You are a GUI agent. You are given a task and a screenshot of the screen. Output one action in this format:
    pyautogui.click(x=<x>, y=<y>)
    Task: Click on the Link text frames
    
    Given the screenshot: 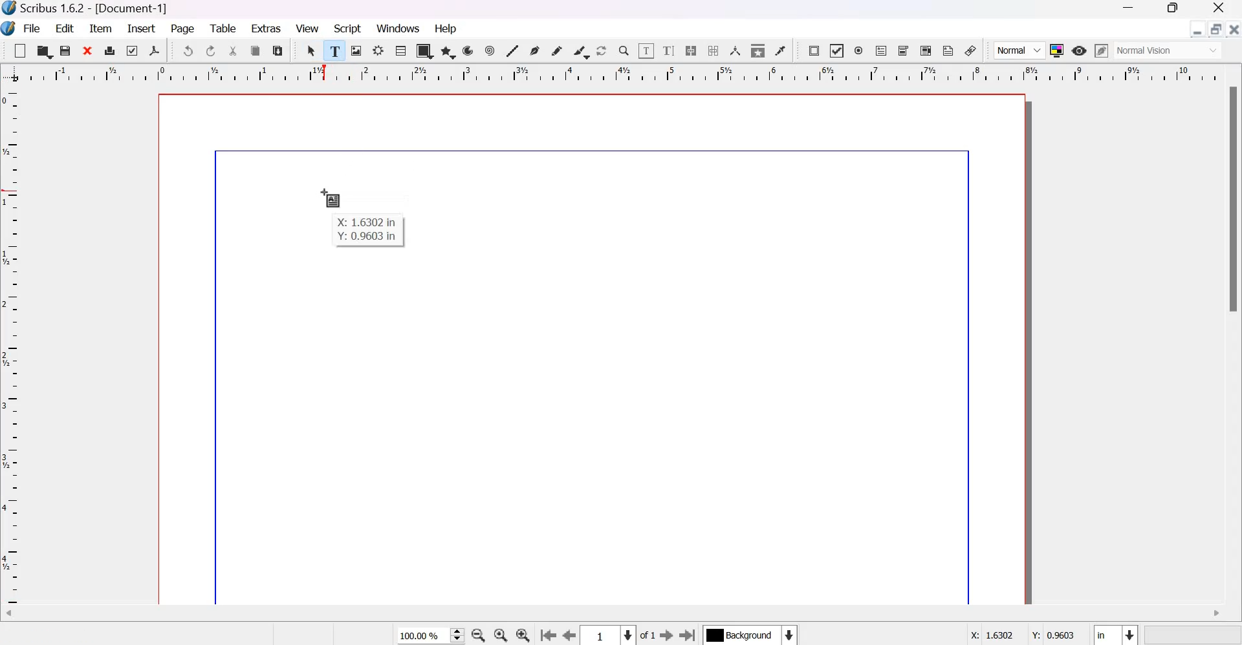 What is the action you would take?
    pyautogui.click(x=691, y=50)
    